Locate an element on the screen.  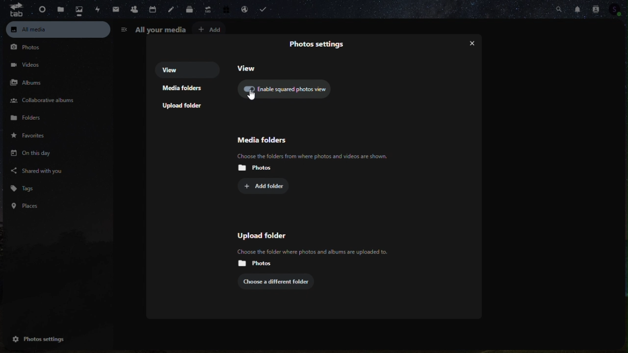
contacts is located at coordinates (133, 9).